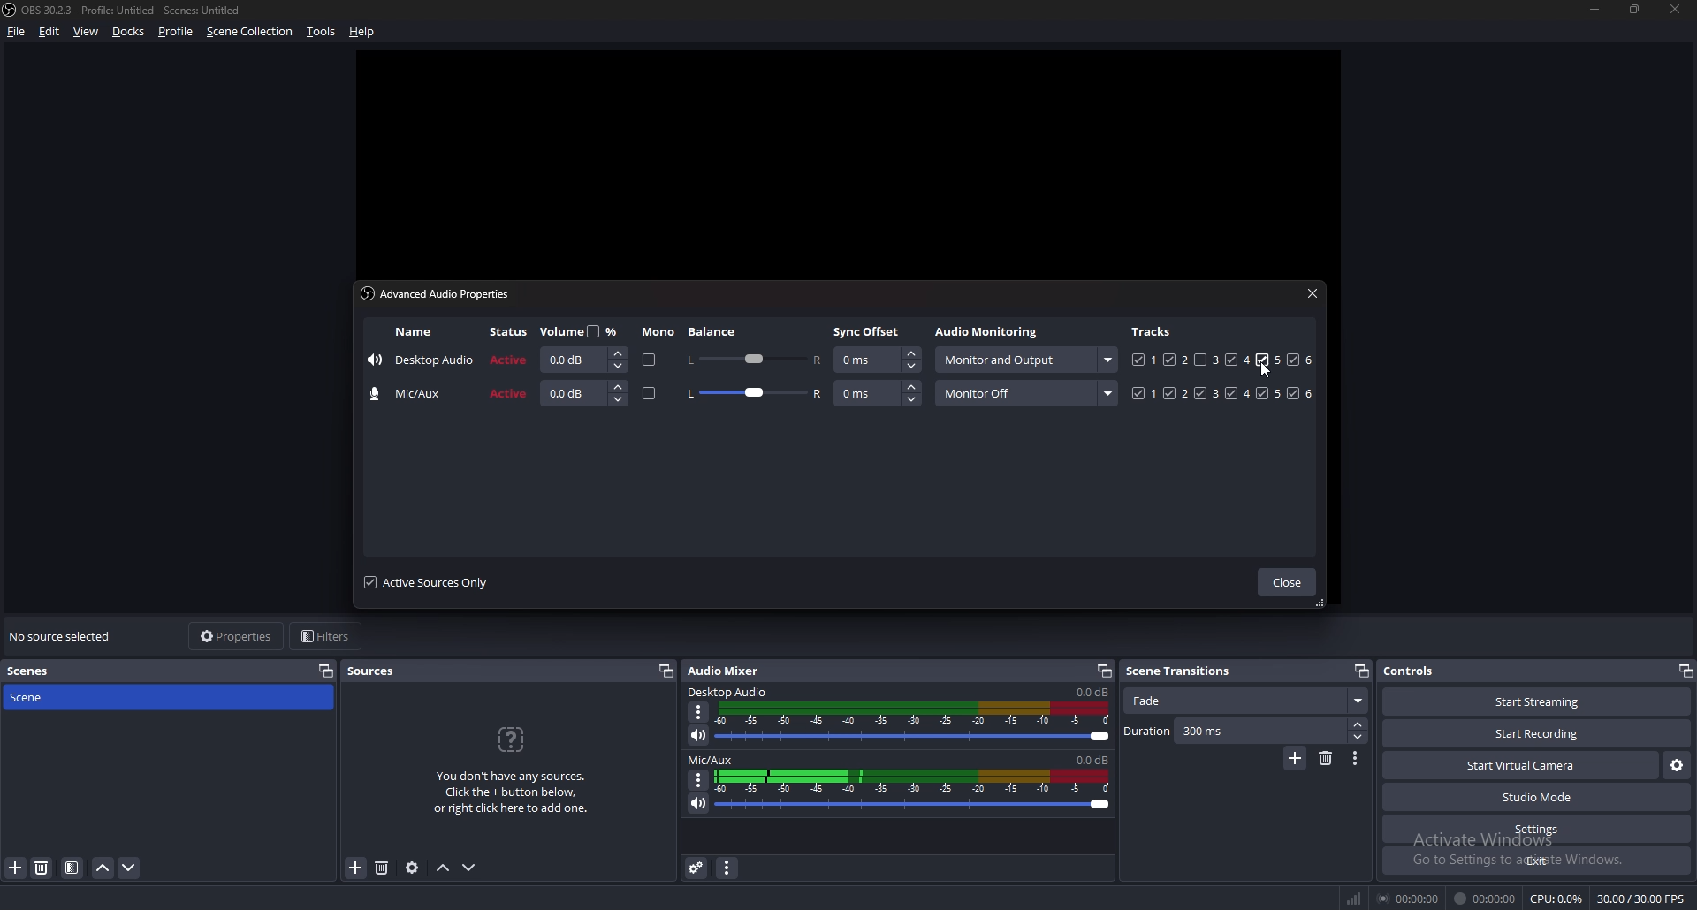 The image size is (1697, 910). I want to click on start virtual camera, so click(1520, 767).